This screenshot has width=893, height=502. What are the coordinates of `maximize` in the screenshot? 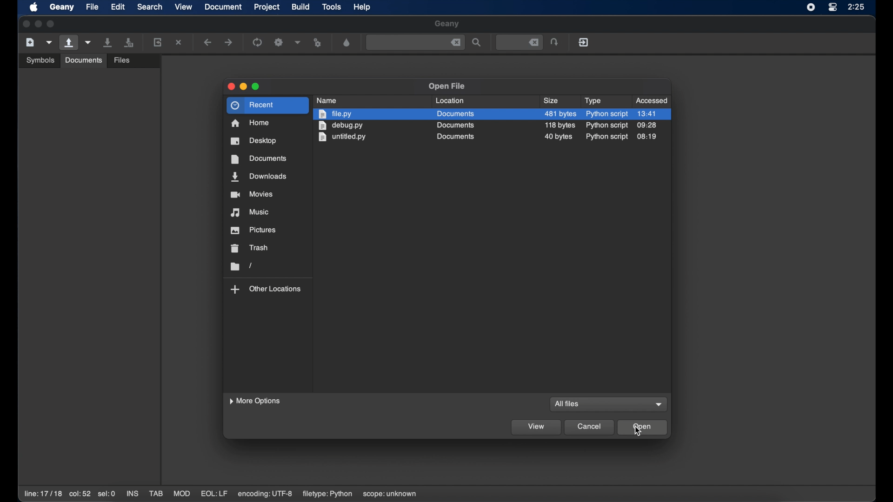 It's located at (257, 87).